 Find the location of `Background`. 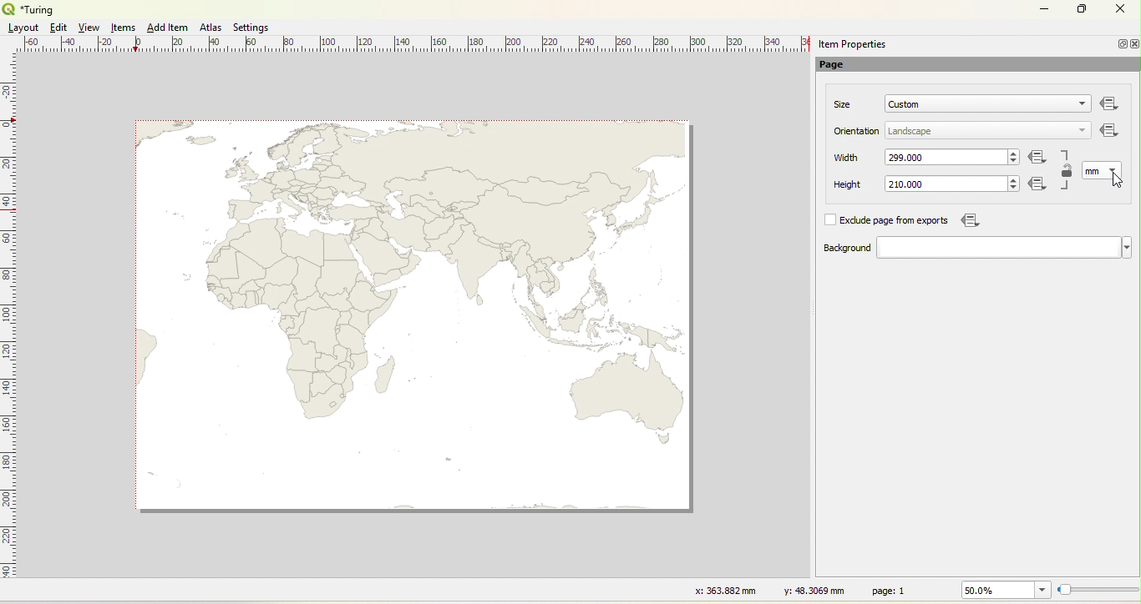

Background is located at coordinates (830, 249).